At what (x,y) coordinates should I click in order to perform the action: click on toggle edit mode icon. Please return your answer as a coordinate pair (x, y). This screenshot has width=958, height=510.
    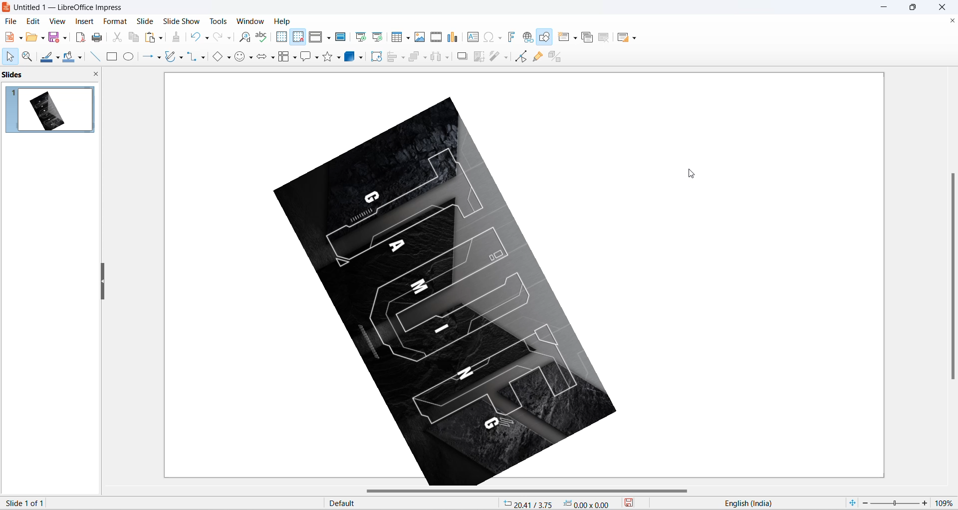
    Looking at the image, I should click on (522, 56).